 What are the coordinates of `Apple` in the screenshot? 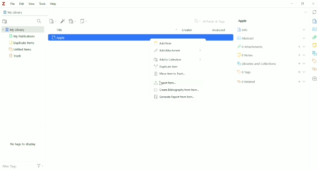 It's located at (141, 38).